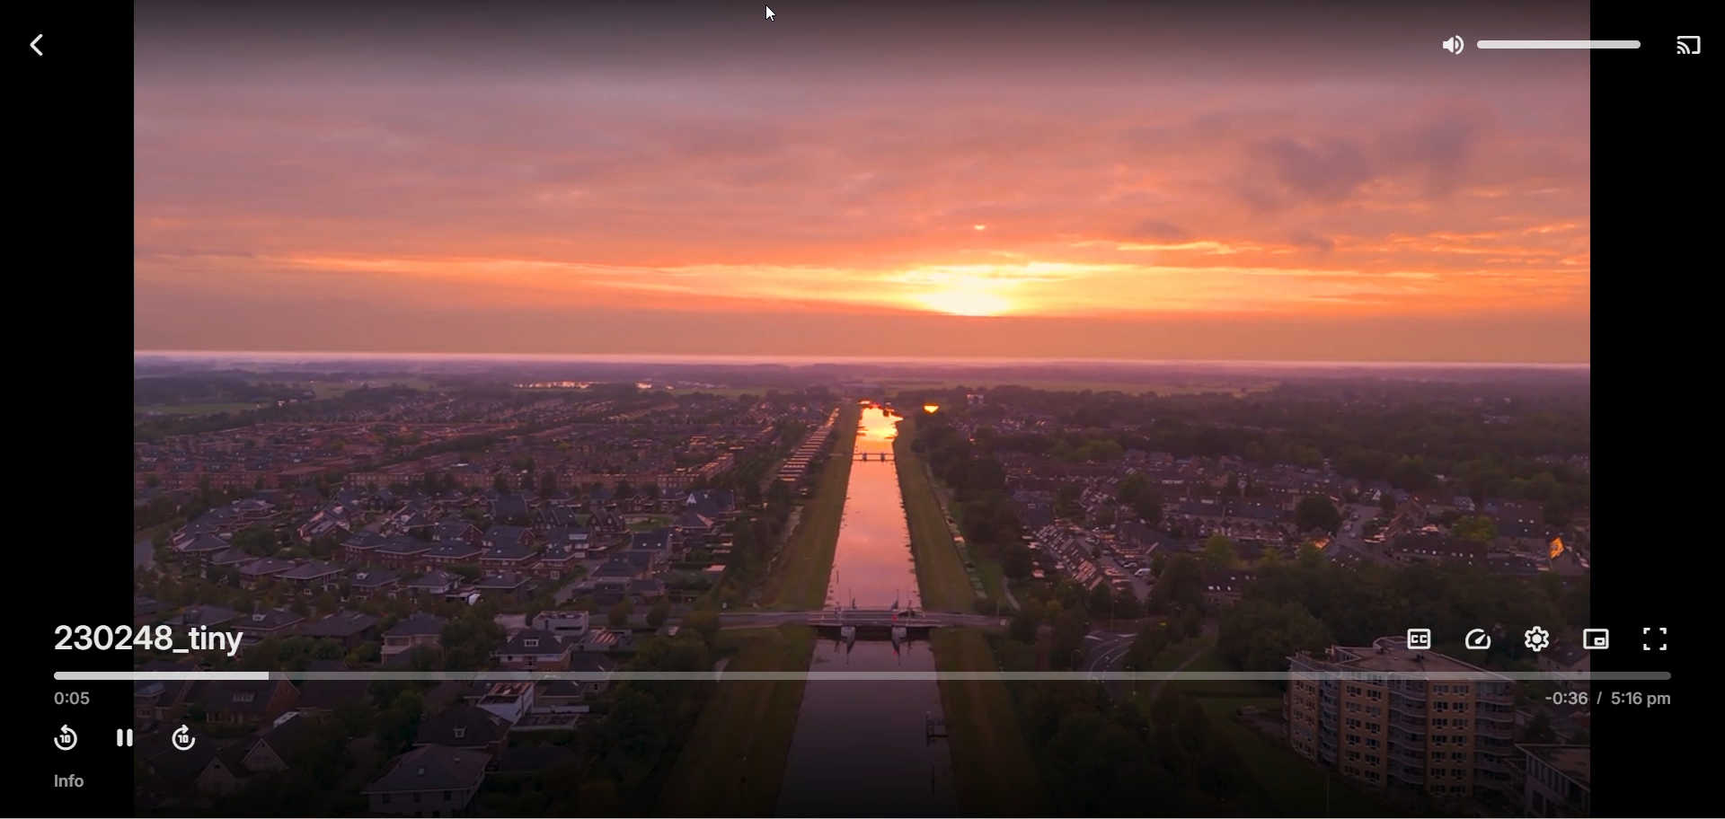 This screenshot has height=819, width=1725. I want to click on settings, so click(1539, 641).